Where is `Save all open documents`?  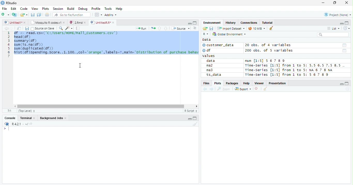 Save all open documents is located at coordinates (39, 15).